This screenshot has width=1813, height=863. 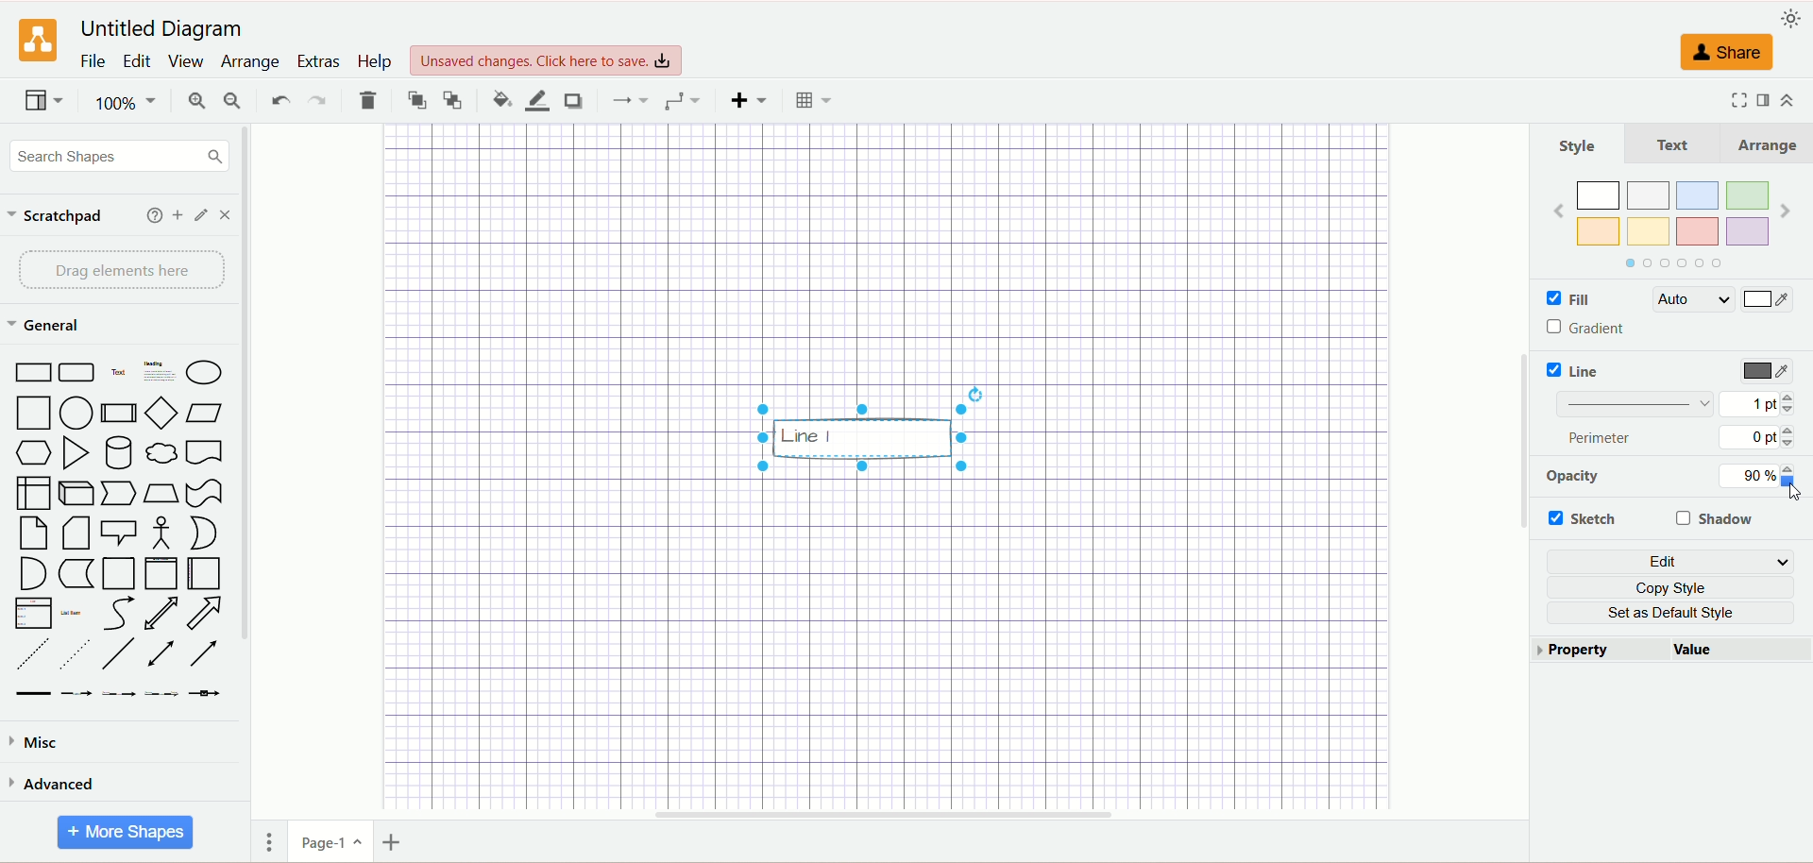 I want to click on add, so click(x=177, y=215).